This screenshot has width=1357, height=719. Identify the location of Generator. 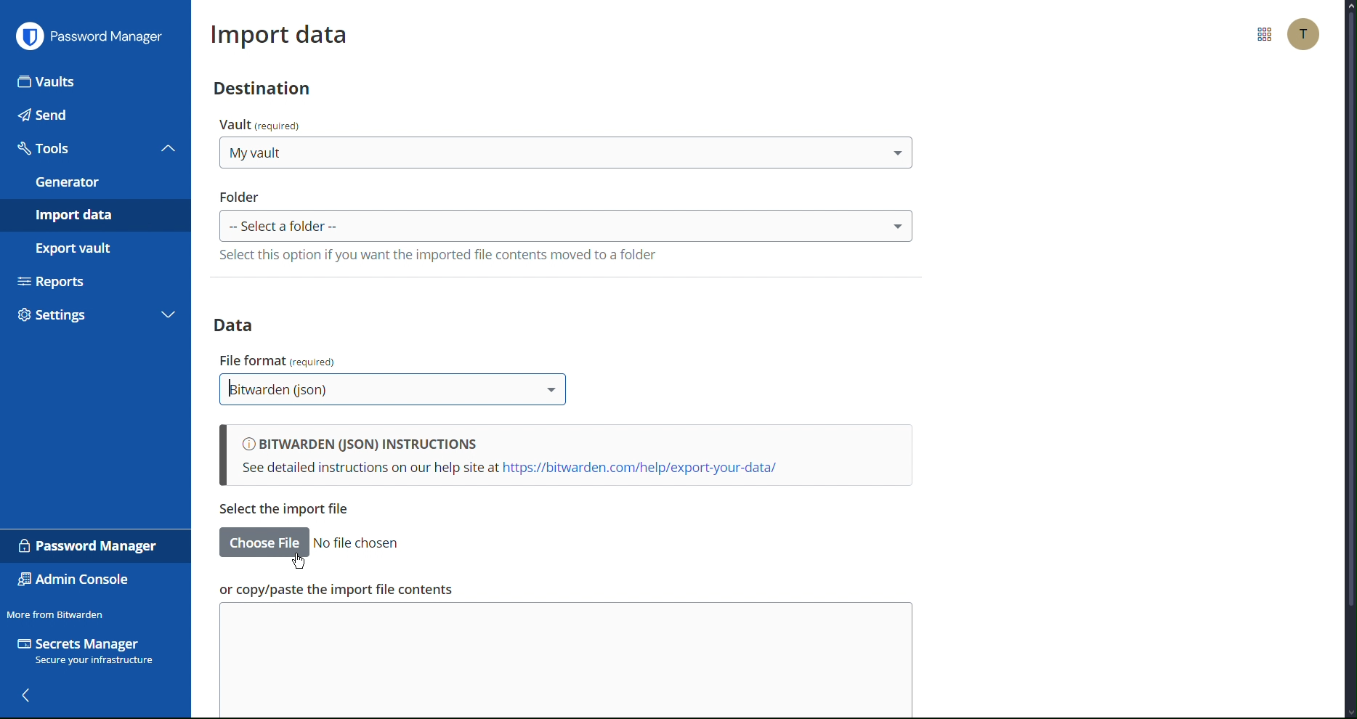
(94, 182).